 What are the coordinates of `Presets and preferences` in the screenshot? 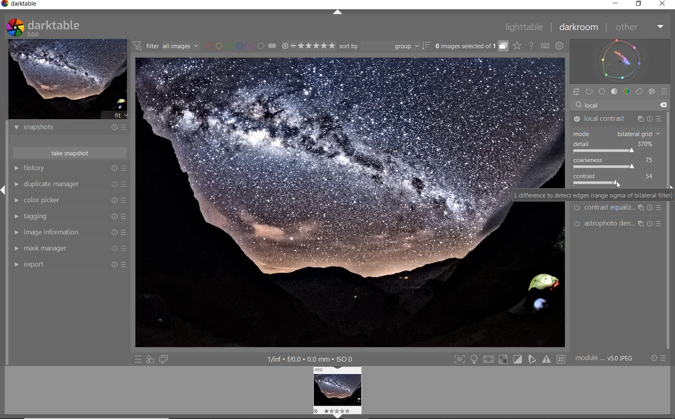 It's located at (125, 248).